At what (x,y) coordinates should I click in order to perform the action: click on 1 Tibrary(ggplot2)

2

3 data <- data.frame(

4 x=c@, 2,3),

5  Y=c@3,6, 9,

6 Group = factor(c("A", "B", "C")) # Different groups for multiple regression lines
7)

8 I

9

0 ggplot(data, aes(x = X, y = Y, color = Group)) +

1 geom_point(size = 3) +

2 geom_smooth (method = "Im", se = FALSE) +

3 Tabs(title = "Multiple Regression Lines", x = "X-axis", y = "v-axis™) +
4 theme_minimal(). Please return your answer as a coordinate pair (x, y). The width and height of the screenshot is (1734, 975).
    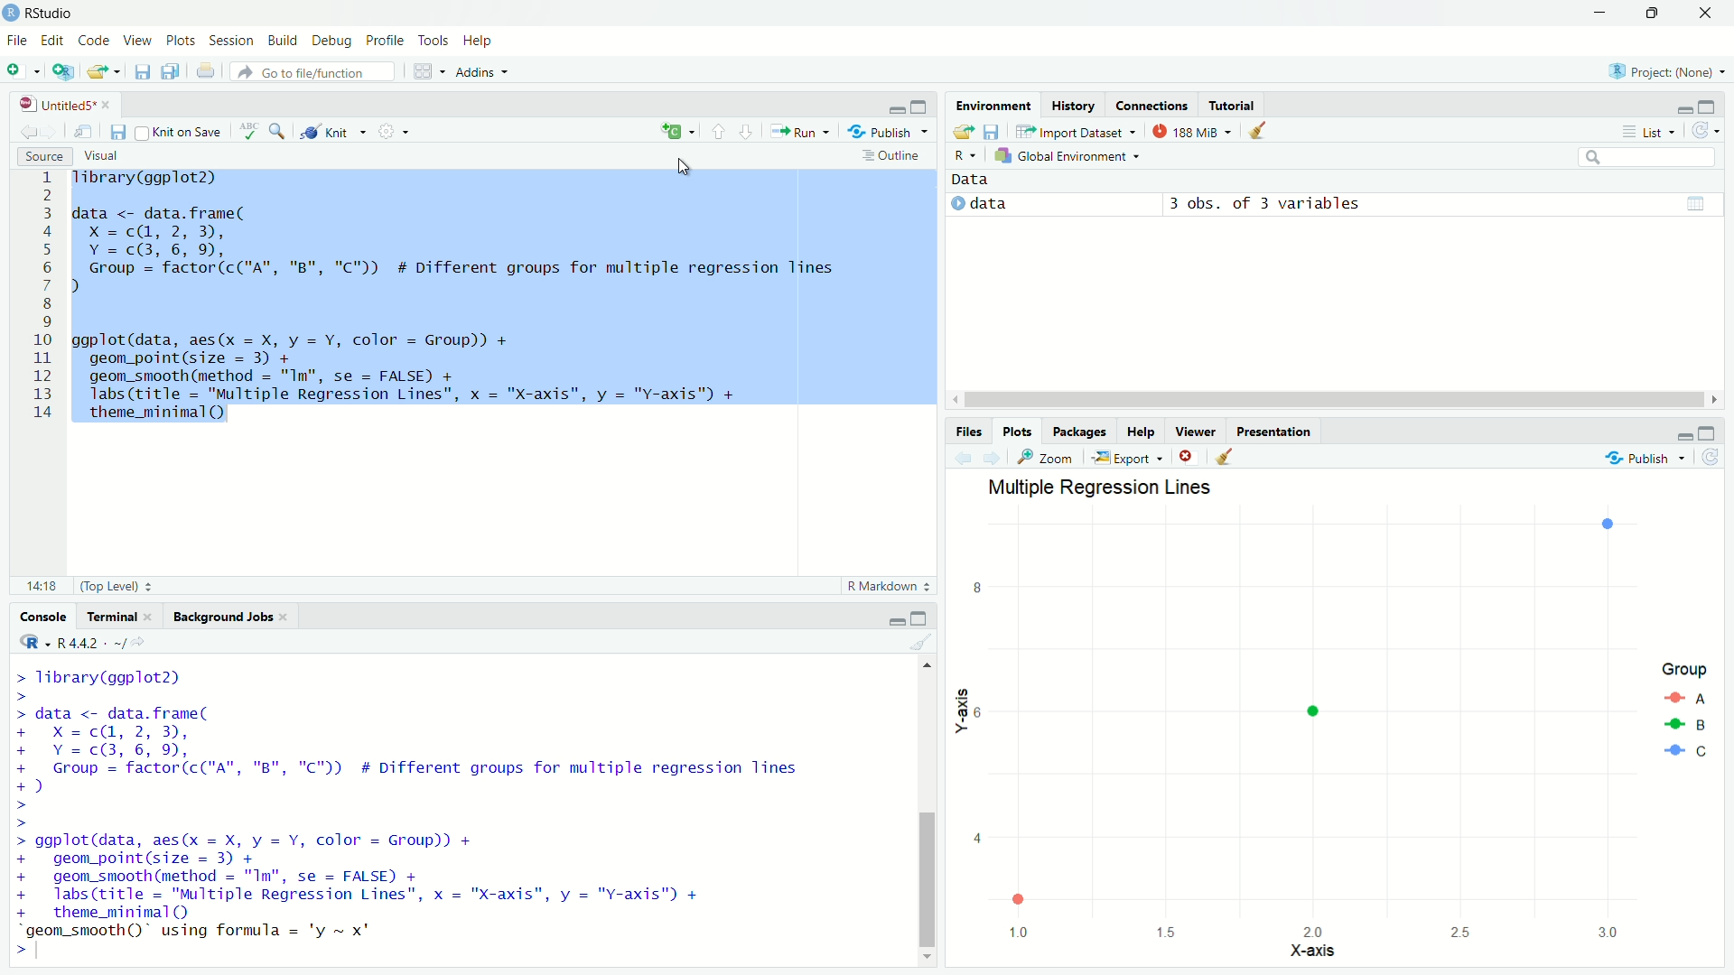
    Looking at the image, I should click on (484, 297).